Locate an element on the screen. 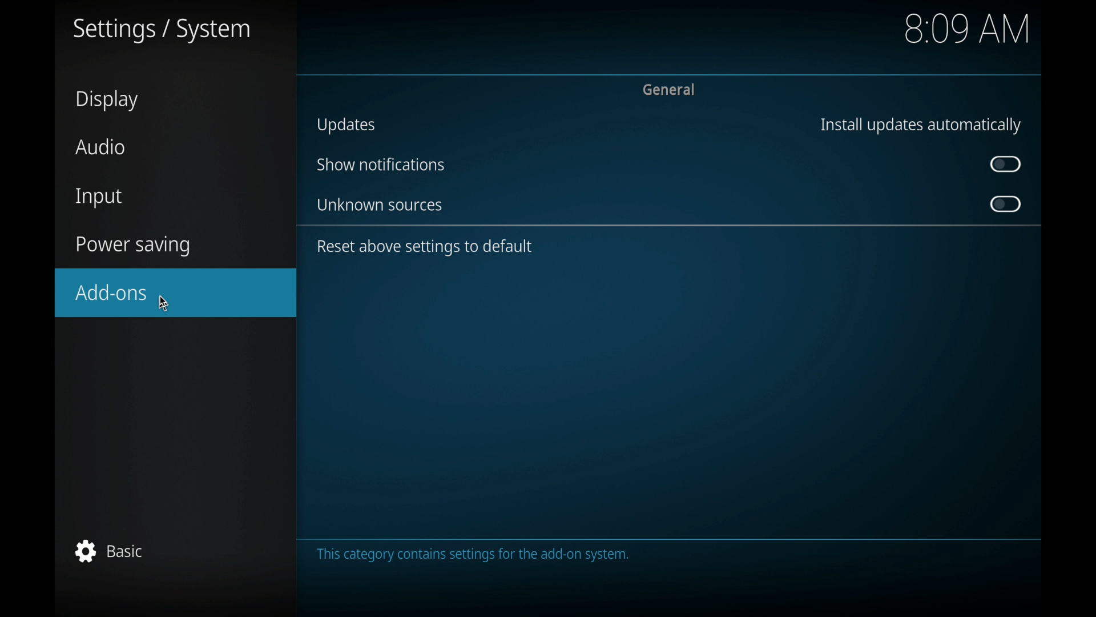  display is located at coordinates (109, 101).